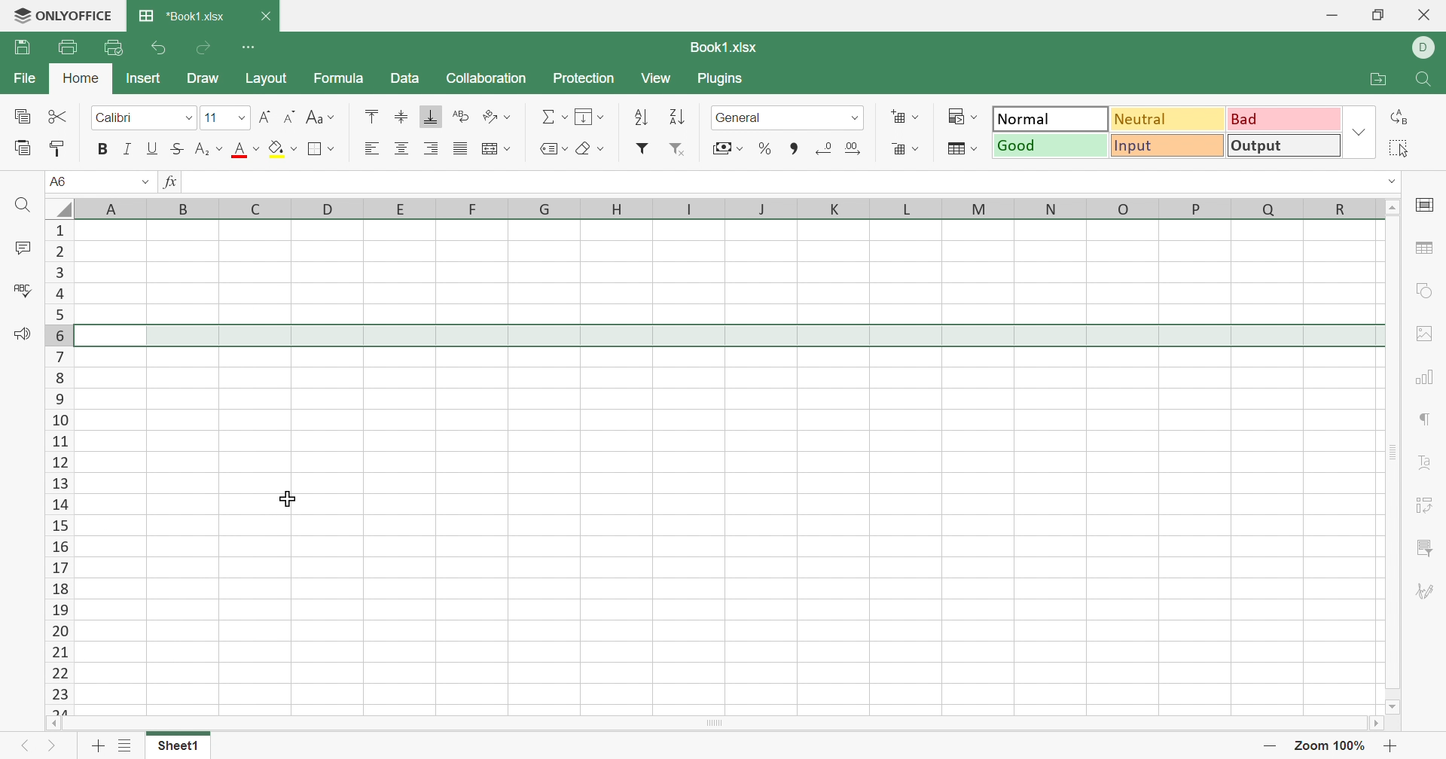 The image size is (1446, 759). Describe the element at coordinates (679, 116) in the screenshot. I see `Descending order` at that location.